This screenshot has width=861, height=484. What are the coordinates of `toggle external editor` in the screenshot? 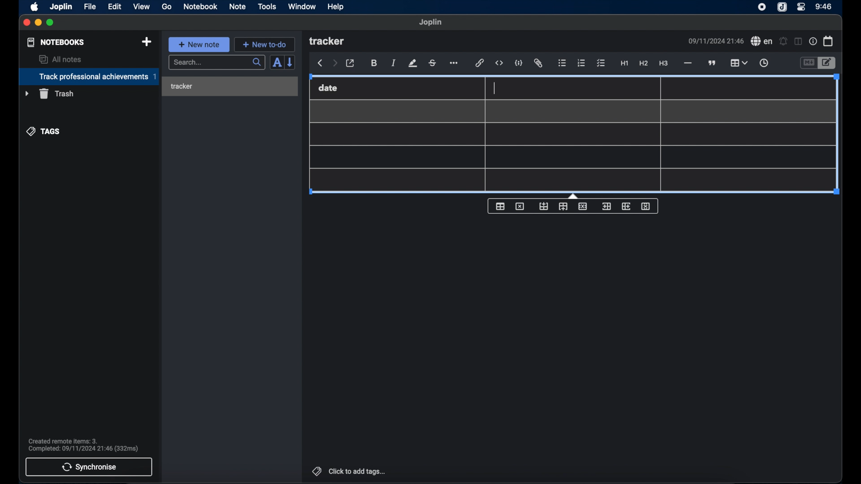 It's located at (350, 63).